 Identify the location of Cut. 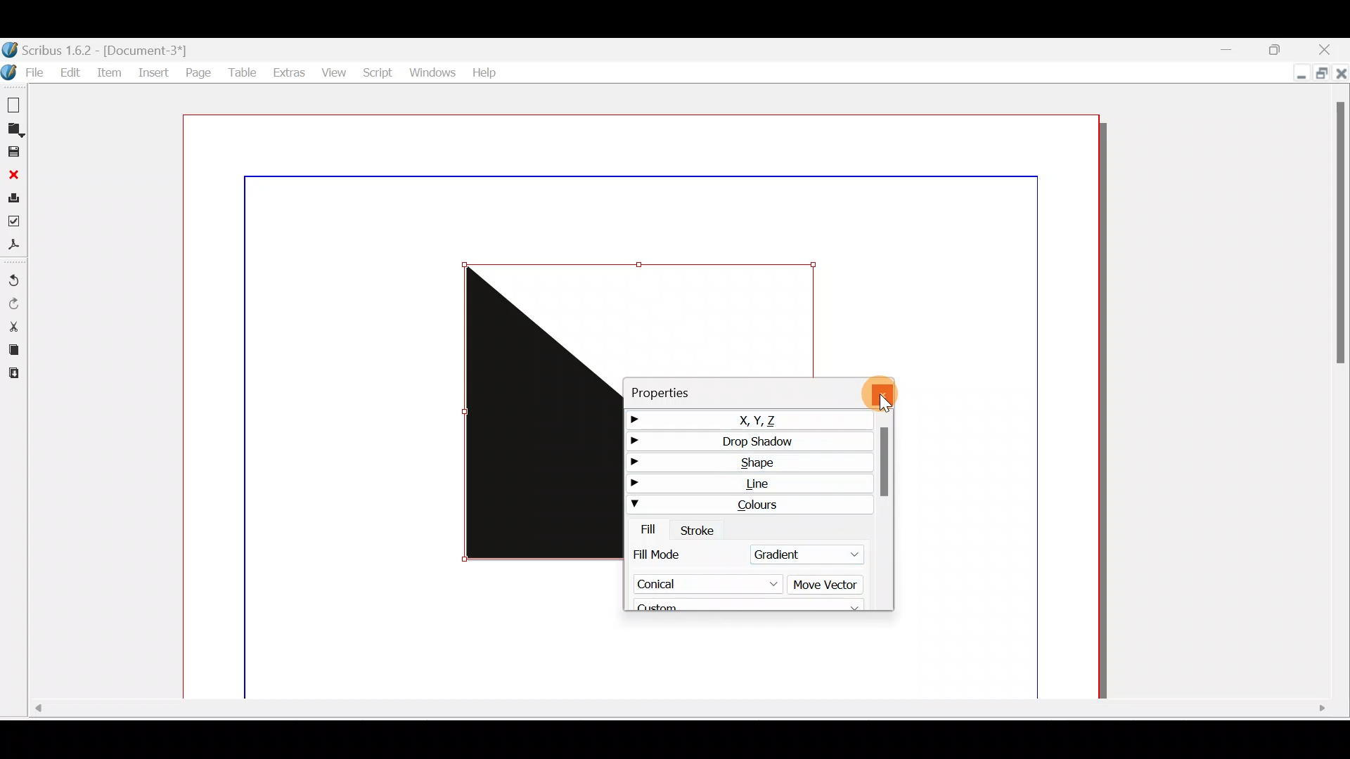
(13, 325).